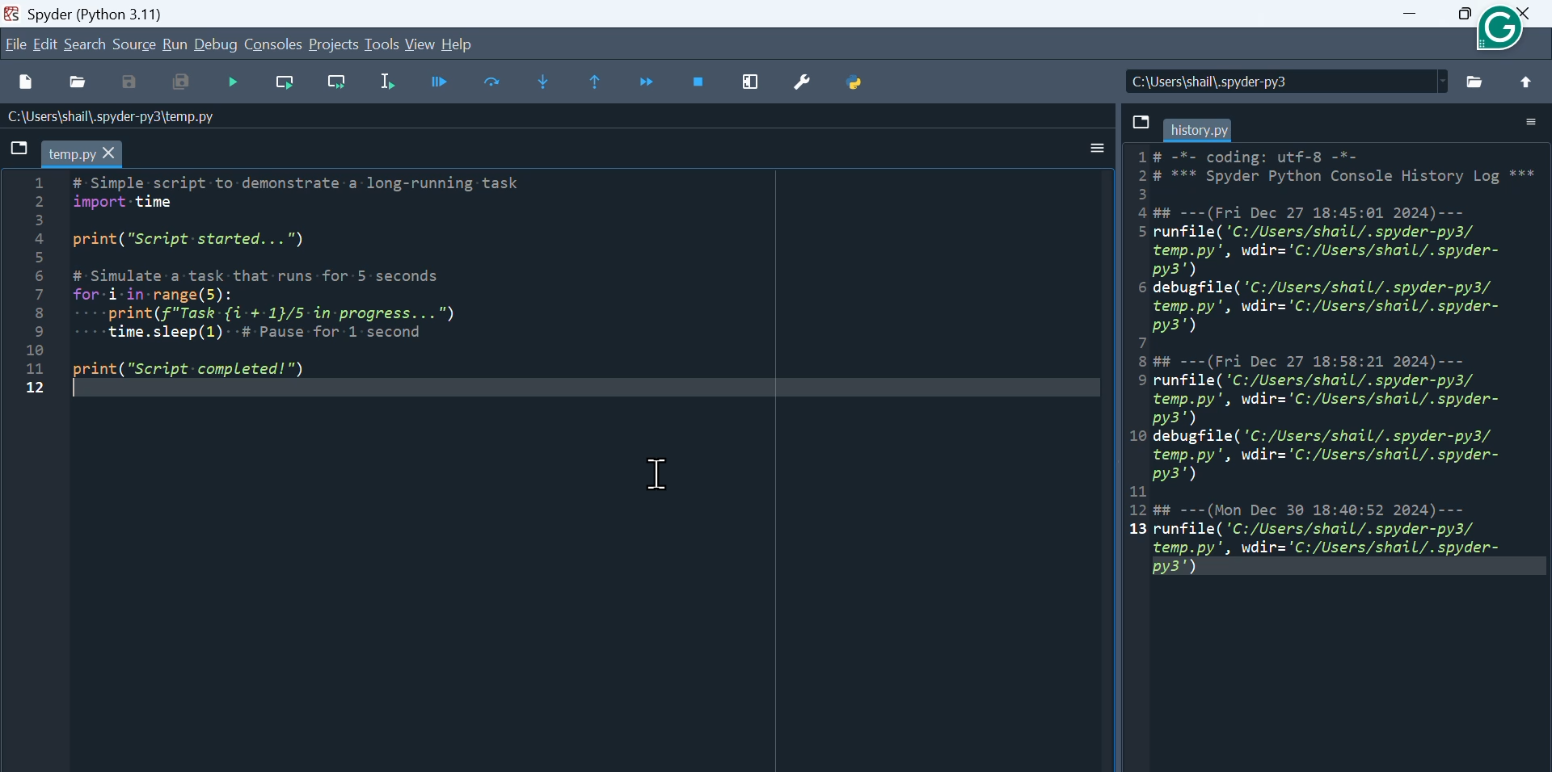 Image resolution: width=1552 pixels, height=772 pixels. I want to click on Stop Debugging, so click(704, 82).